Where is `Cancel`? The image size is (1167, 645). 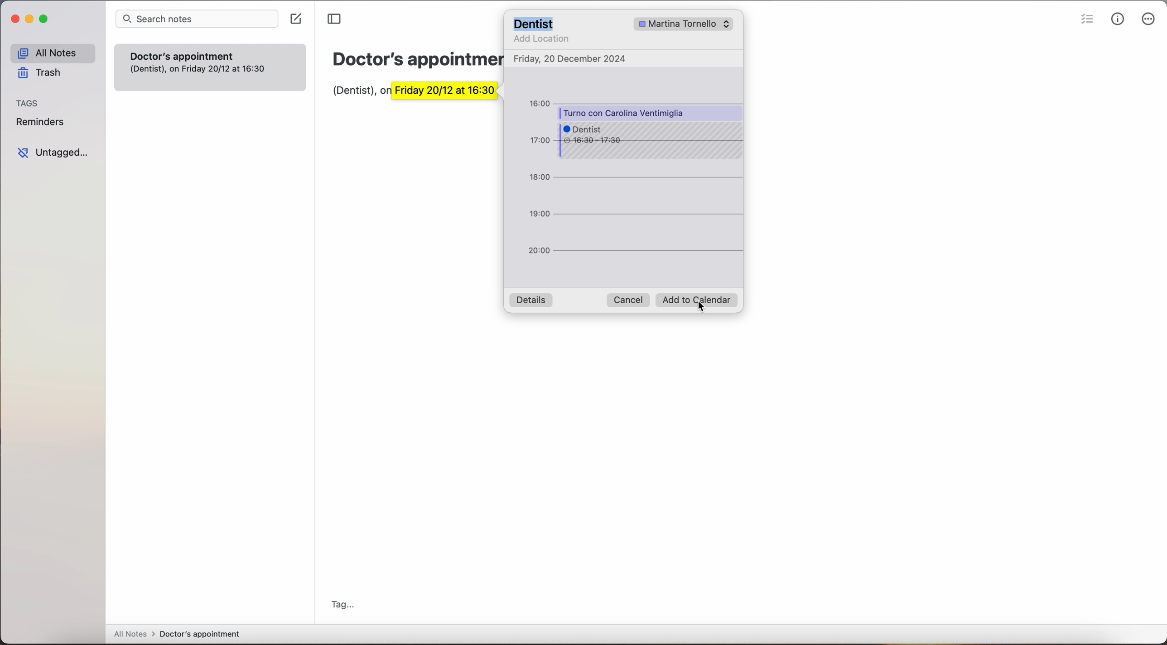
Cancel is located at coordinates (629, 300).